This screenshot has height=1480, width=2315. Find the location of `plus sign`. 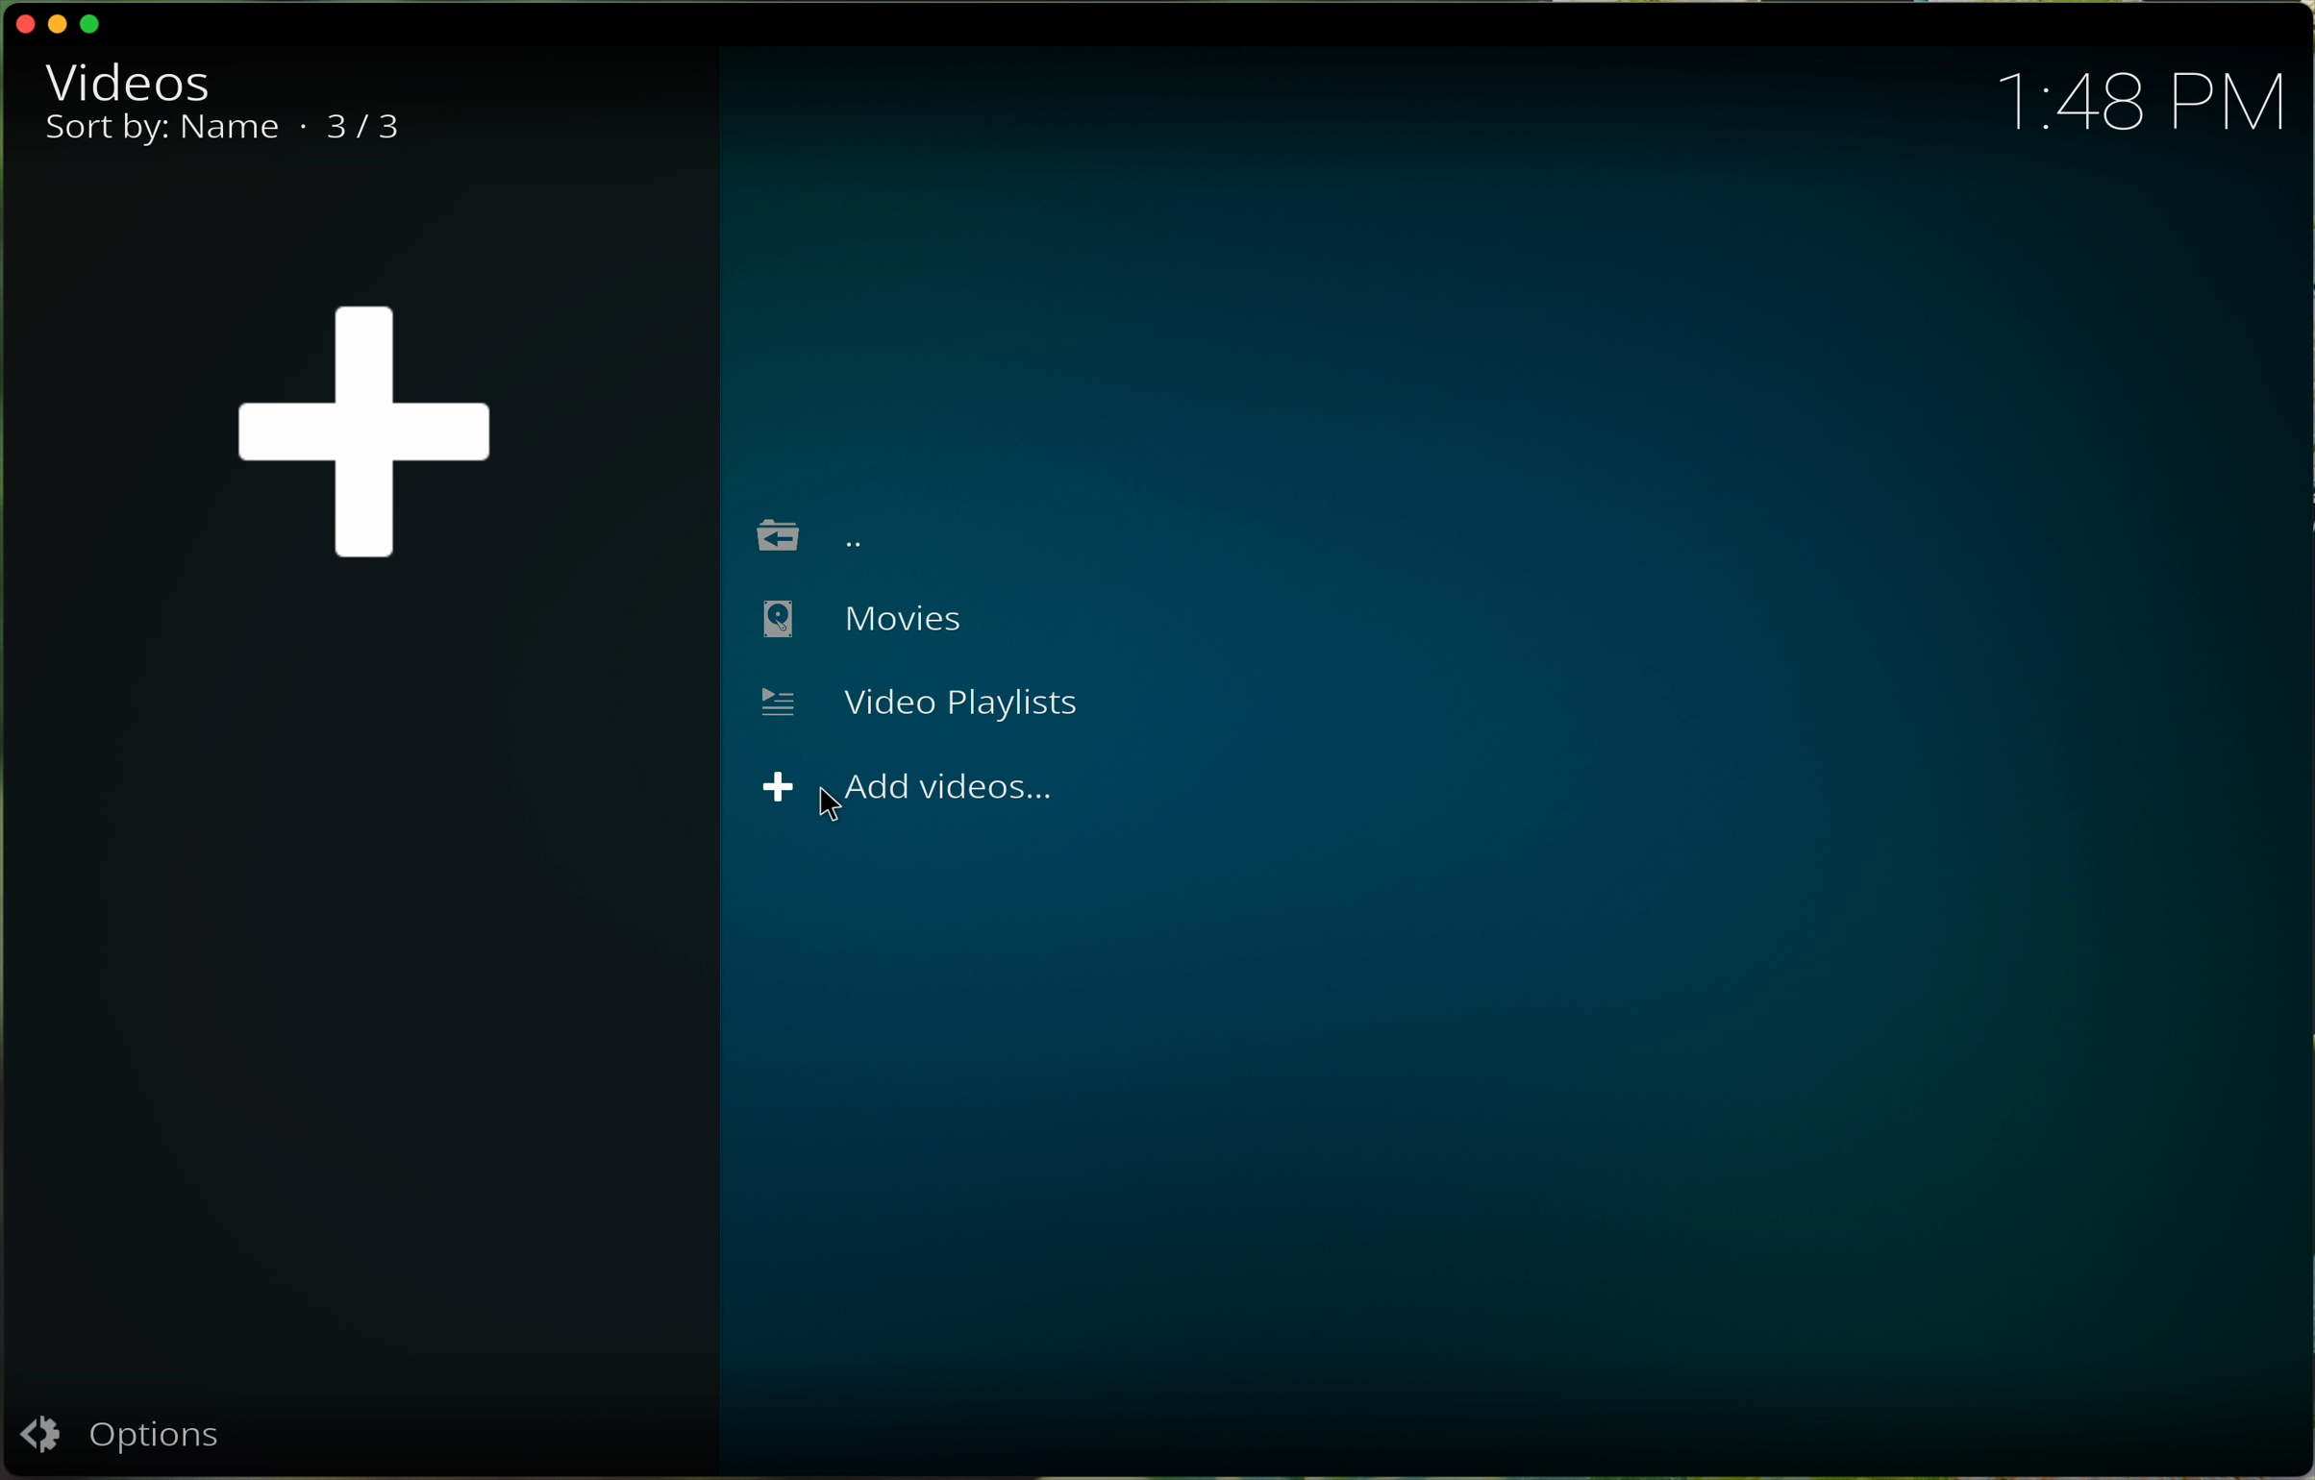

plus sign is located at coordinates (366, 431).